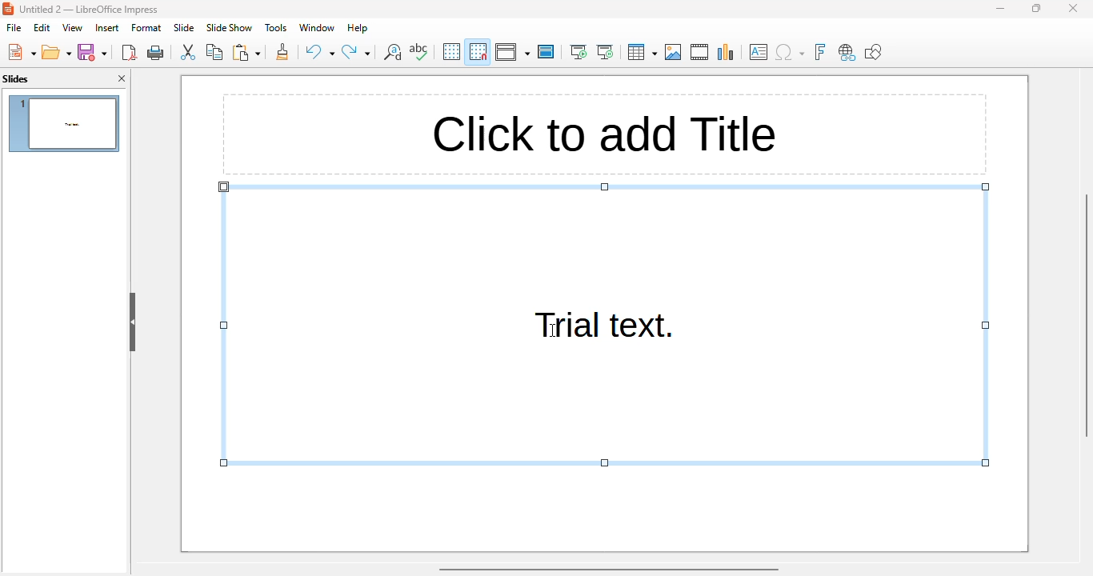 The height and width of the screenshot is (576, 1093). Describe the element at coordinates (579, 52) in the screenshot. I see `start from first slide` at that location.